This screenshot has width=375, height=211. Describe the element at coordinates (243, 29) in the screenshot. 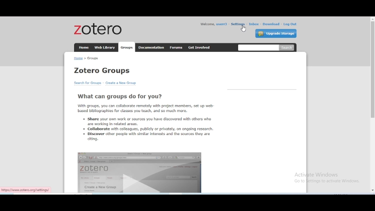

I see `cursor` at that location.